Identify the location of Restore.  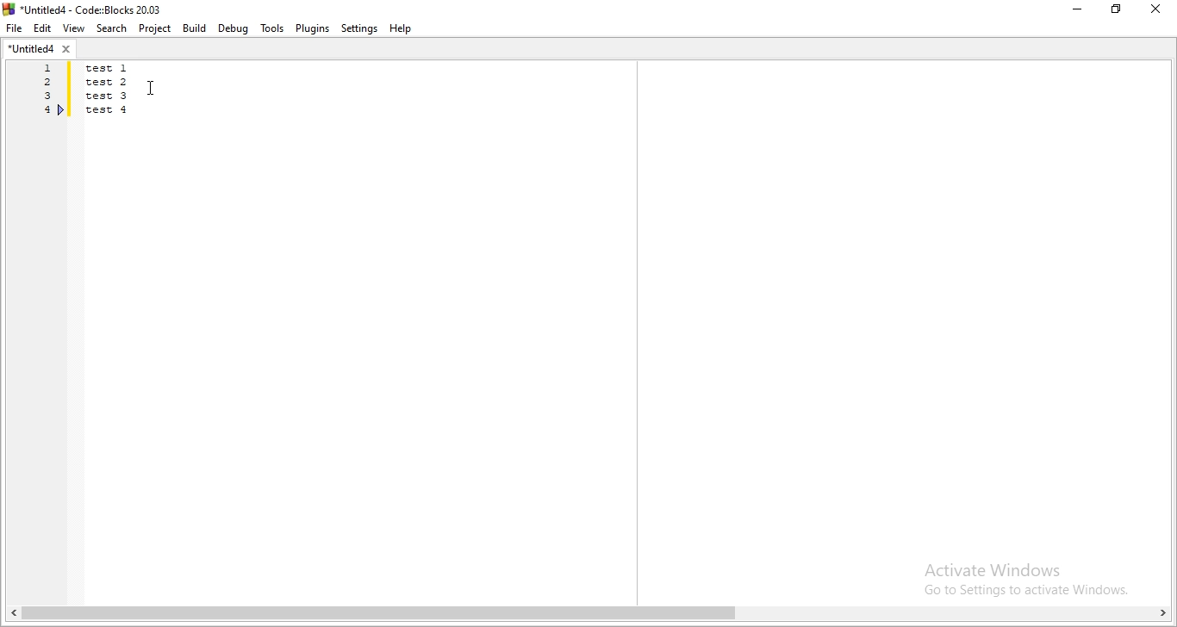
(1118, 12).